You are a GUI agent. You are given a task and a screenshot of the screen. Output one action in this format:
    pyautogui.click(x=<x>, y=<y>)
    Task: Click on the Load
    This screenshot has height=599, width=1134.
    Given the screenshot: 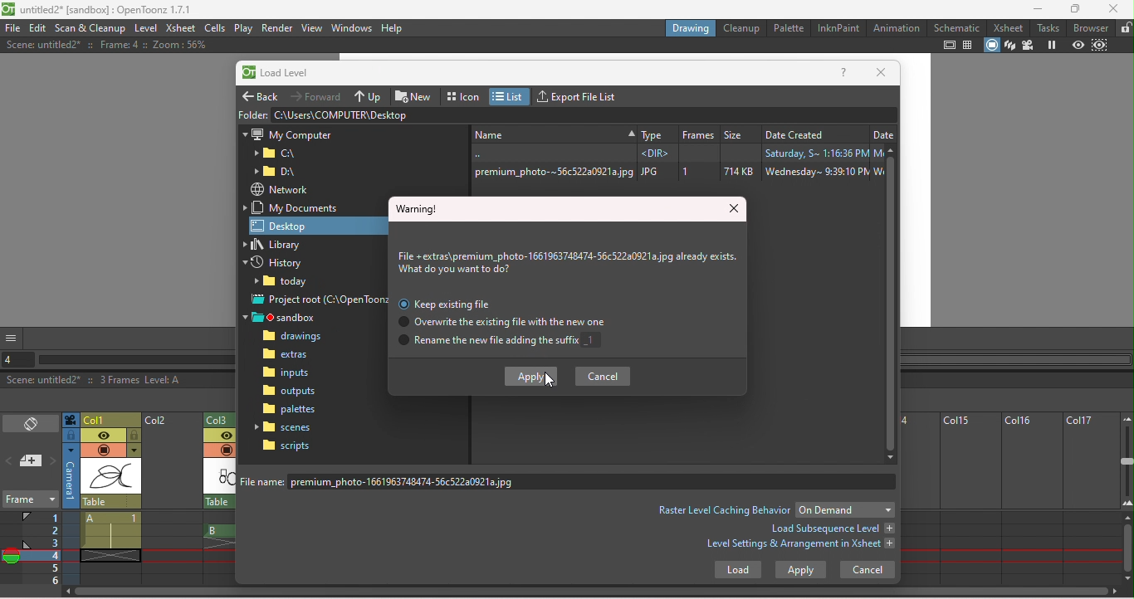 What is the action you would take?
    pyautogui.click(x=737, y=572)
    